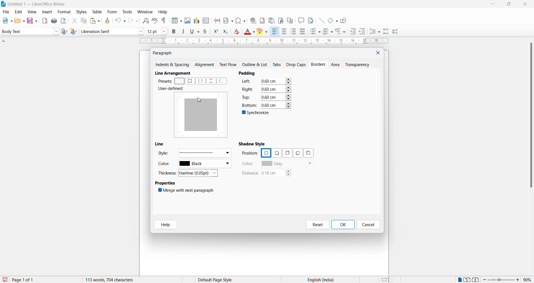 This screenshot has height=283, width=534. What do you see at coordinates (74, 21) in the screenshot?
I see `cut` at bounding box center [74, 21].